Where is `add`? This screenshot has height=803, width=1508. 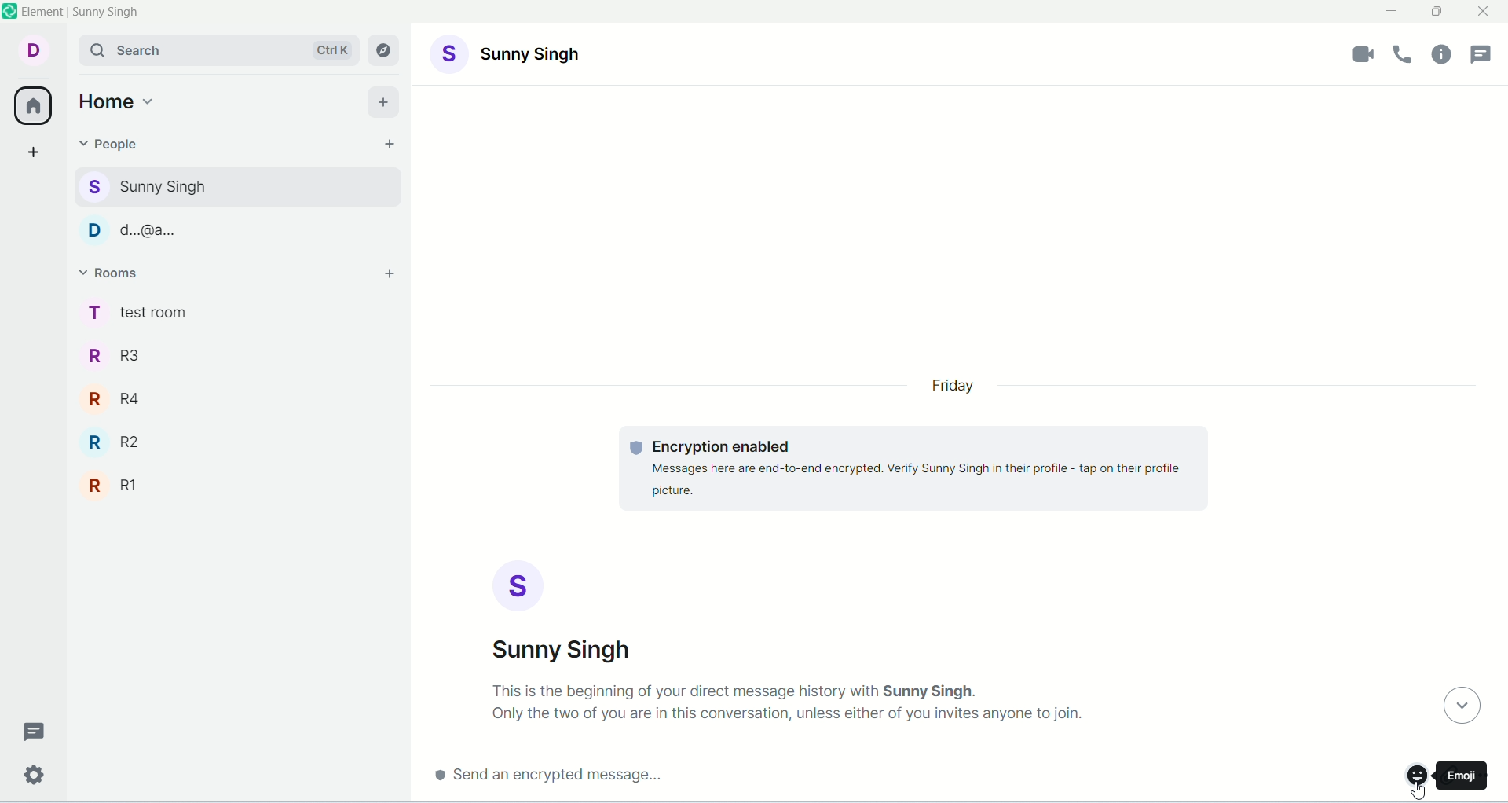
add is located at coordinates (392, 276).